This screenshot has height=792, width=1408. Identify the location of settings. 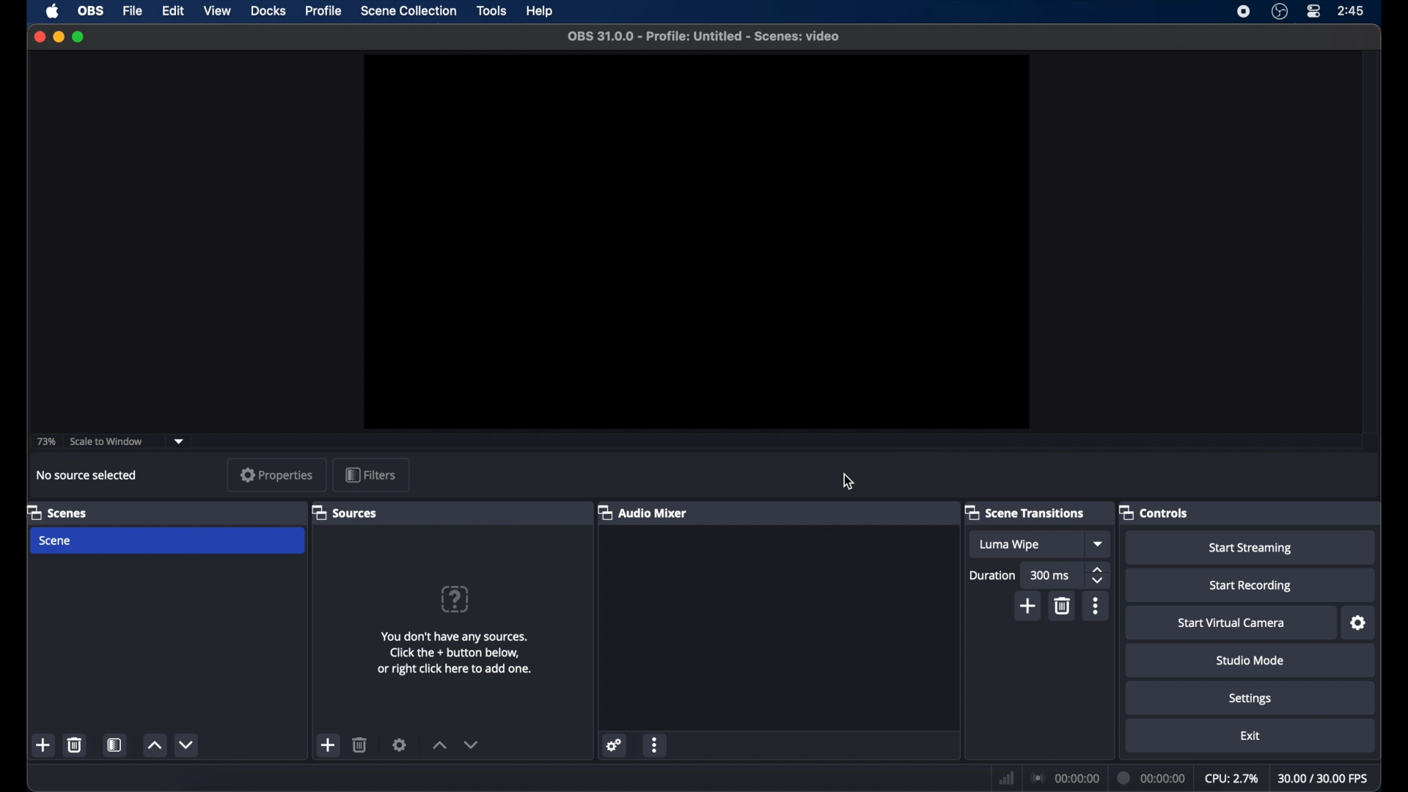
(615, 746).